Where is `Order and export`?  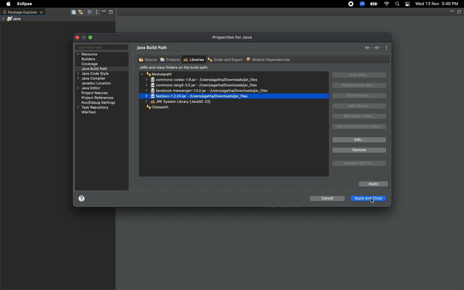 Order and export is located at coordinates (226, 60).